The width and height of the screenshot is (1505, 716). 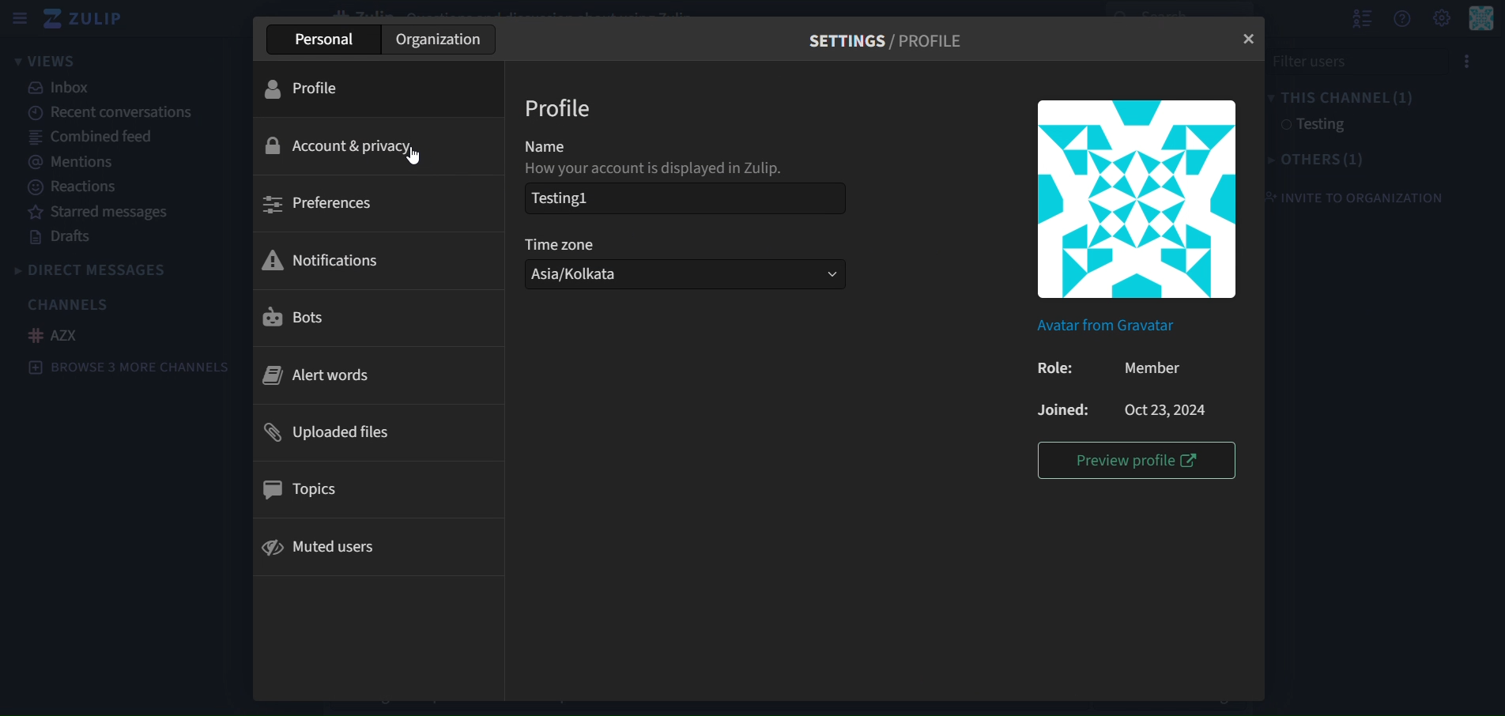 What do you see at coordinates (58, 237) in the screenshot?
I see `drafts` at bounding box center [58, 237].